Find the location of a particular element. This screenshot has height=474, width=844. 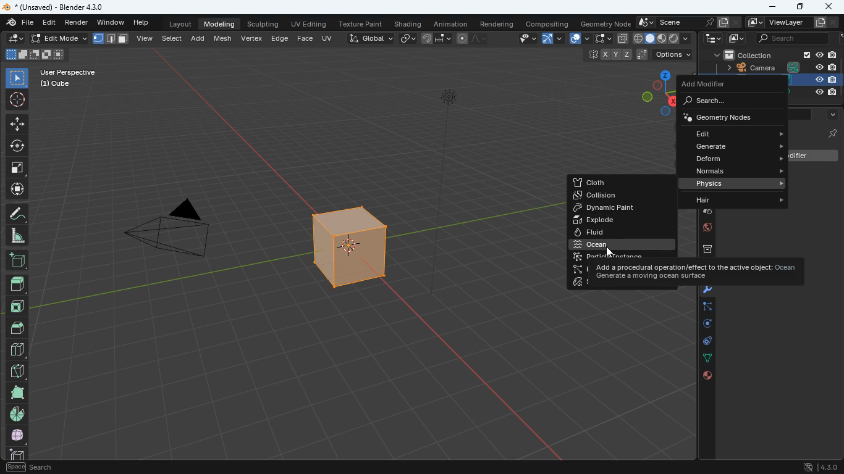

minimize is located at coordinates (773, 7).